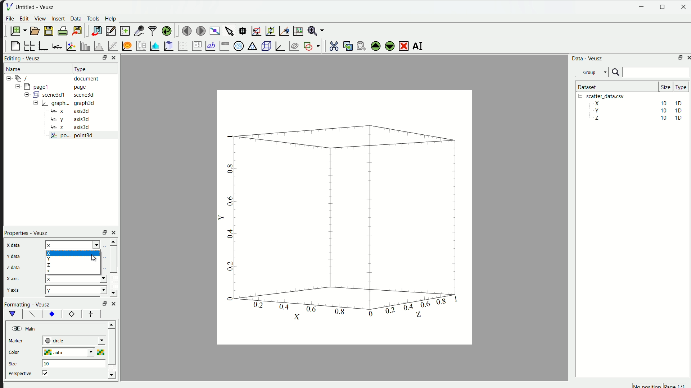 This screenshot has width=691, height=388. Describe the element at coordinates (73, 353) in the screenshot. I see `auto` at that location.